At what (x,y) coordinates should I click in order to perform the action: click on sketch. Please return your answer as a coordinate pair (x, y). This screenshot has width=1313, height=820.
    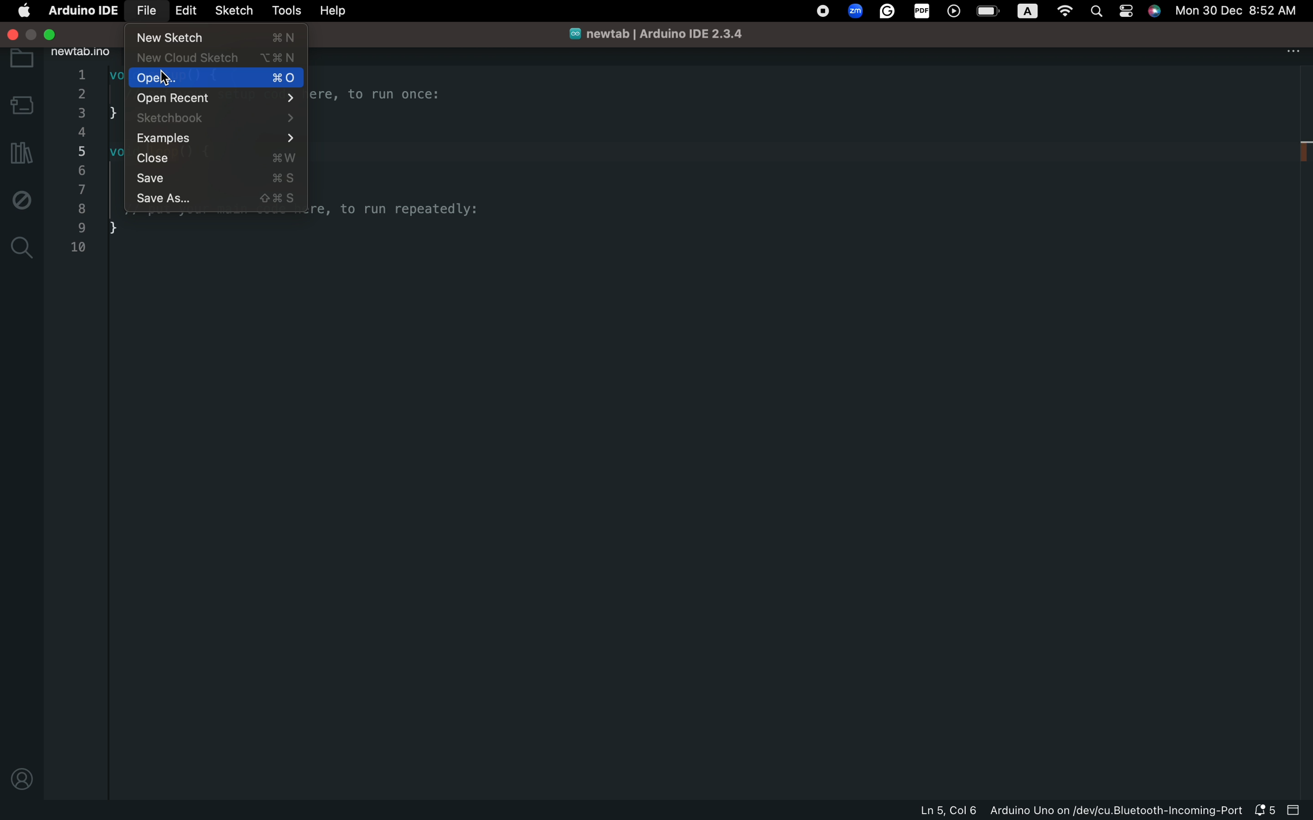
    Looking at the image, I should click on (230, 10).